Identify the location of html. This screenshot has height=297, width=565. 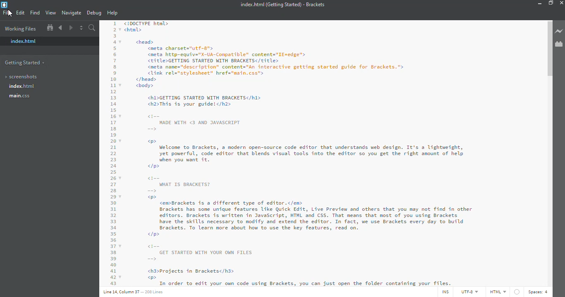
(498, 292).